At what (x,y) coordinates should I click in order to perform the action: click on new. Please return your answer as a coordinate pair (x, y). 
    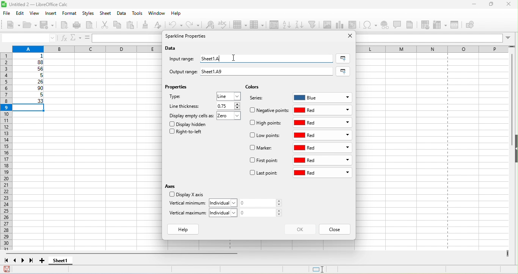
    Looking at the image, I should click on (11, 24).